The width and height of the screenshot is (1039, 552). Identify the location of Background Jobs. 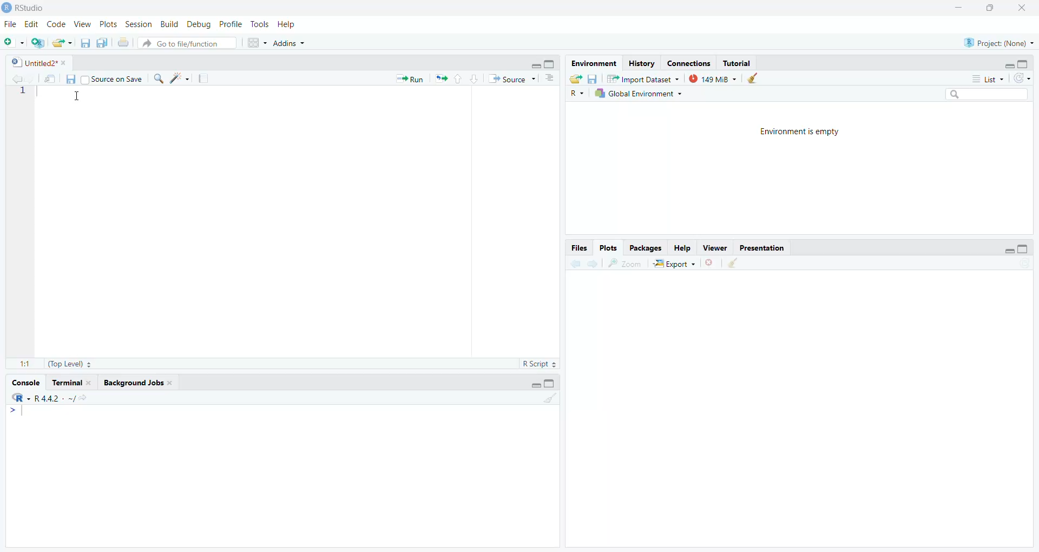
(136, 382).